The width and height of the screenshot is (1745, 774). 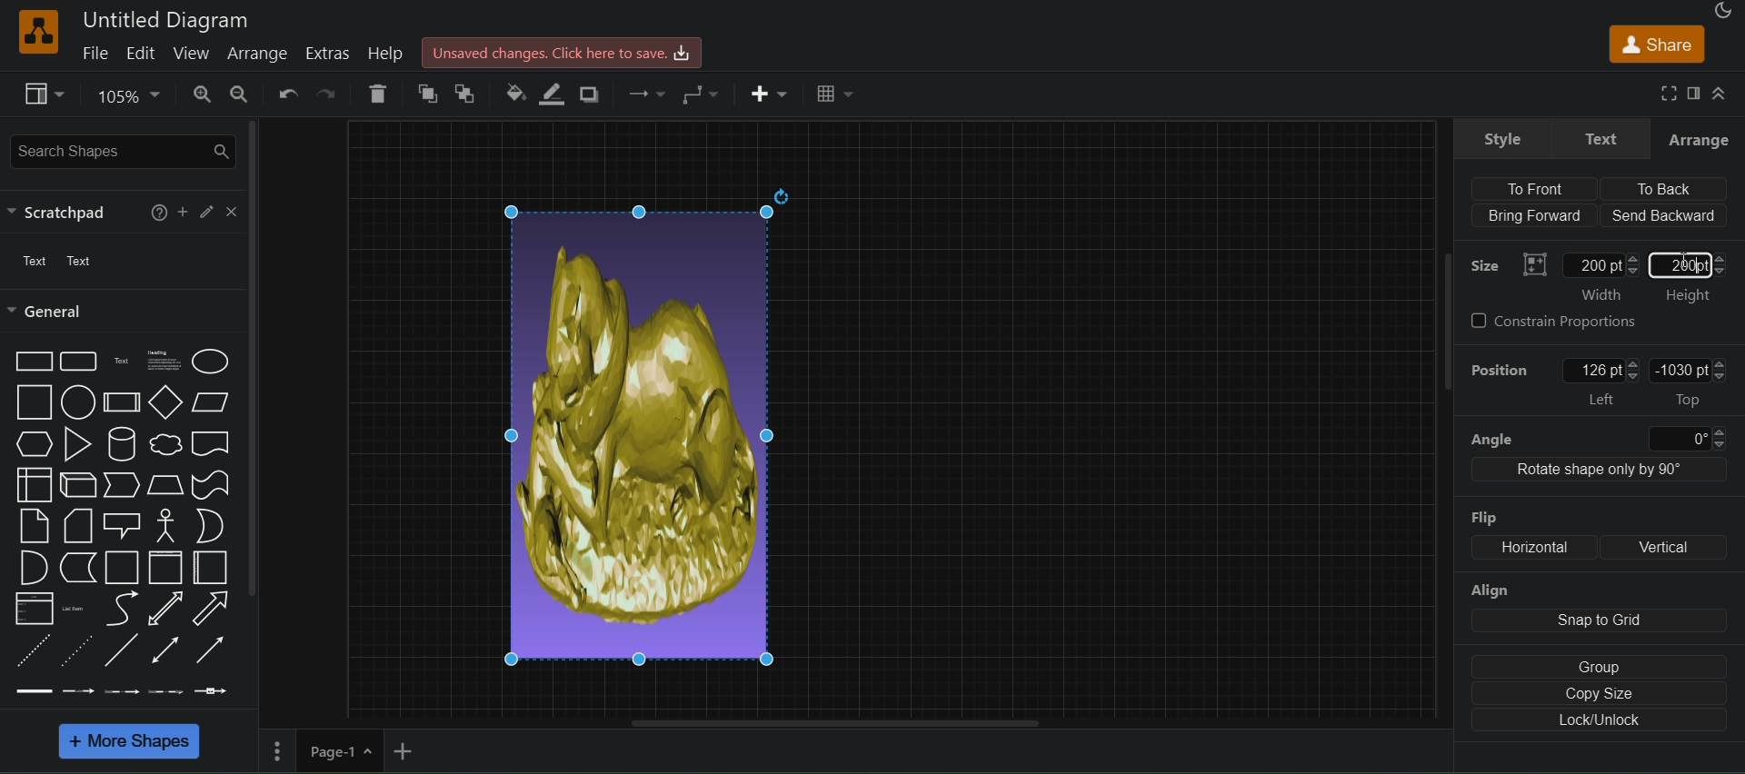 I want to click on waypoints, so click(x=644, y=95).